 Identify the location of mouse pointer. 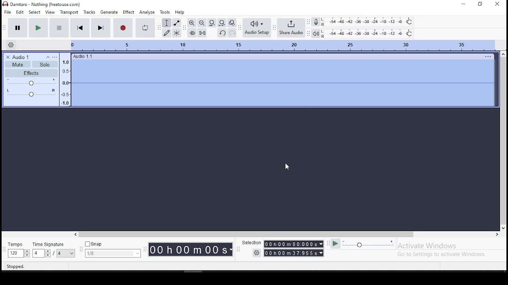
(287, 167).